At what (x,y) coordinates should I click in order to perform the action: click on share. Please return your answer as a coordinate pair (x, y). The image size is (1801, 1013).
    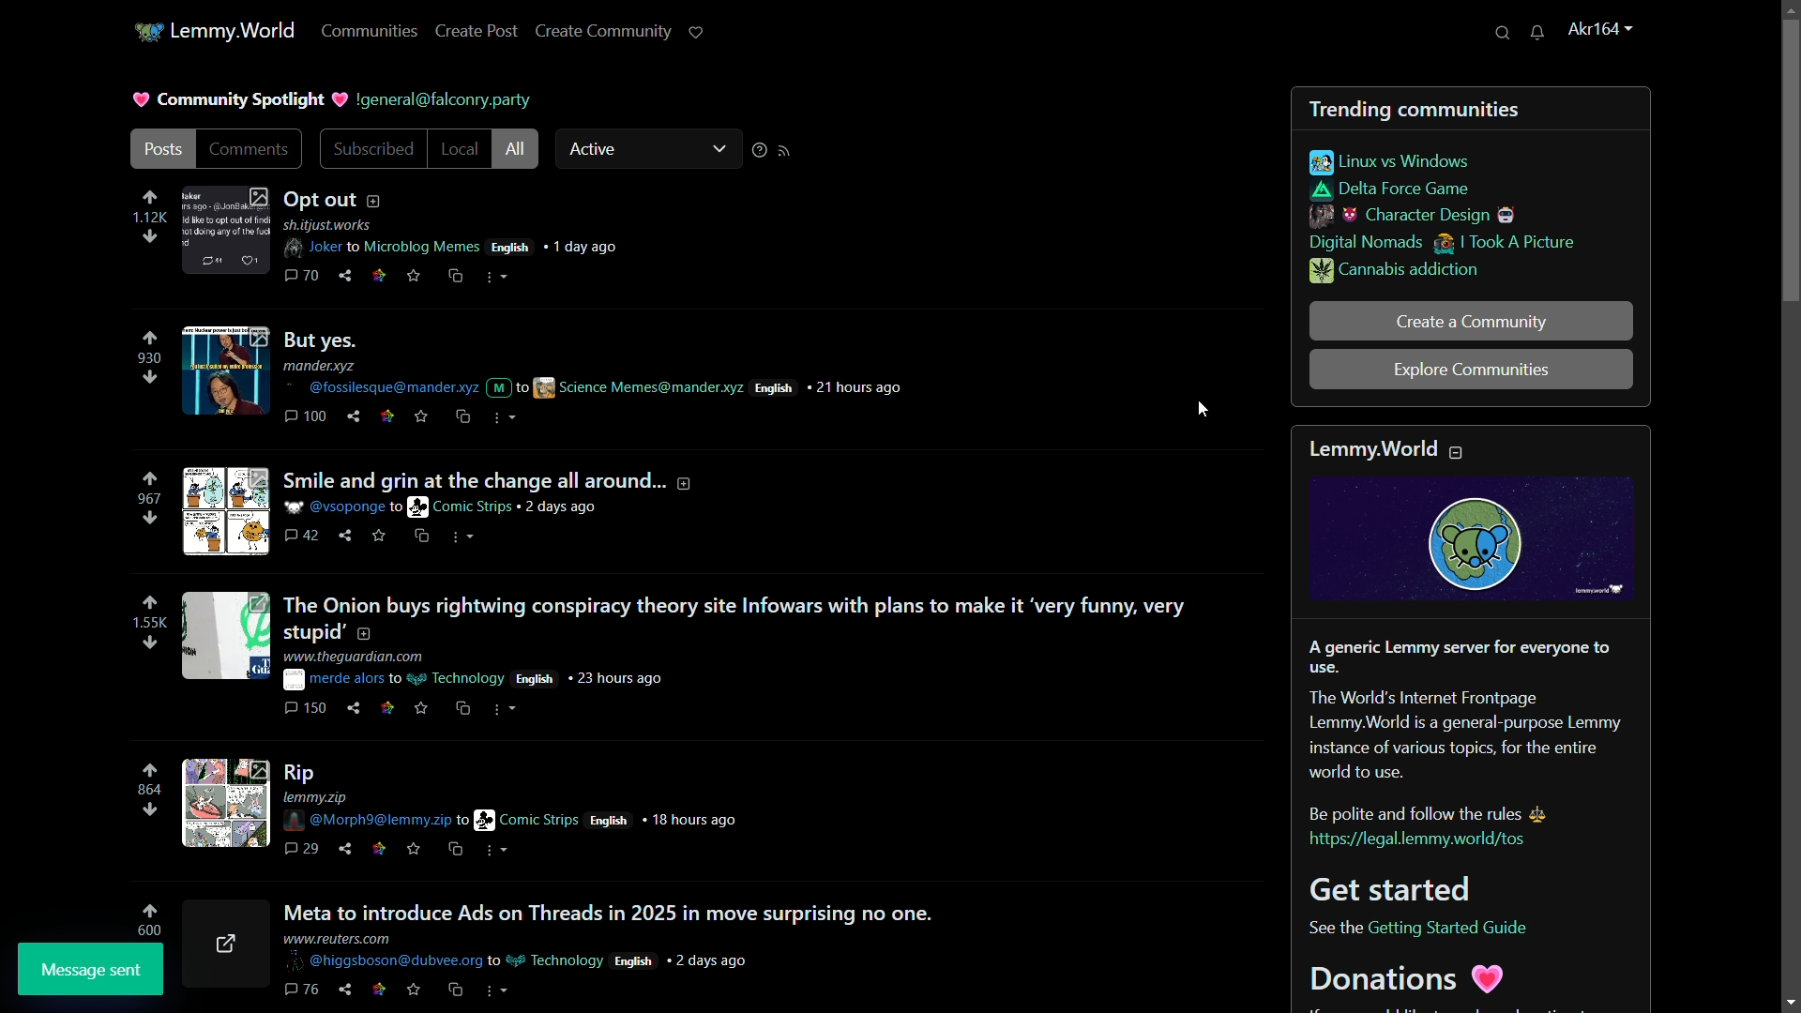
    Looking at the image, I should click on (352, 706).